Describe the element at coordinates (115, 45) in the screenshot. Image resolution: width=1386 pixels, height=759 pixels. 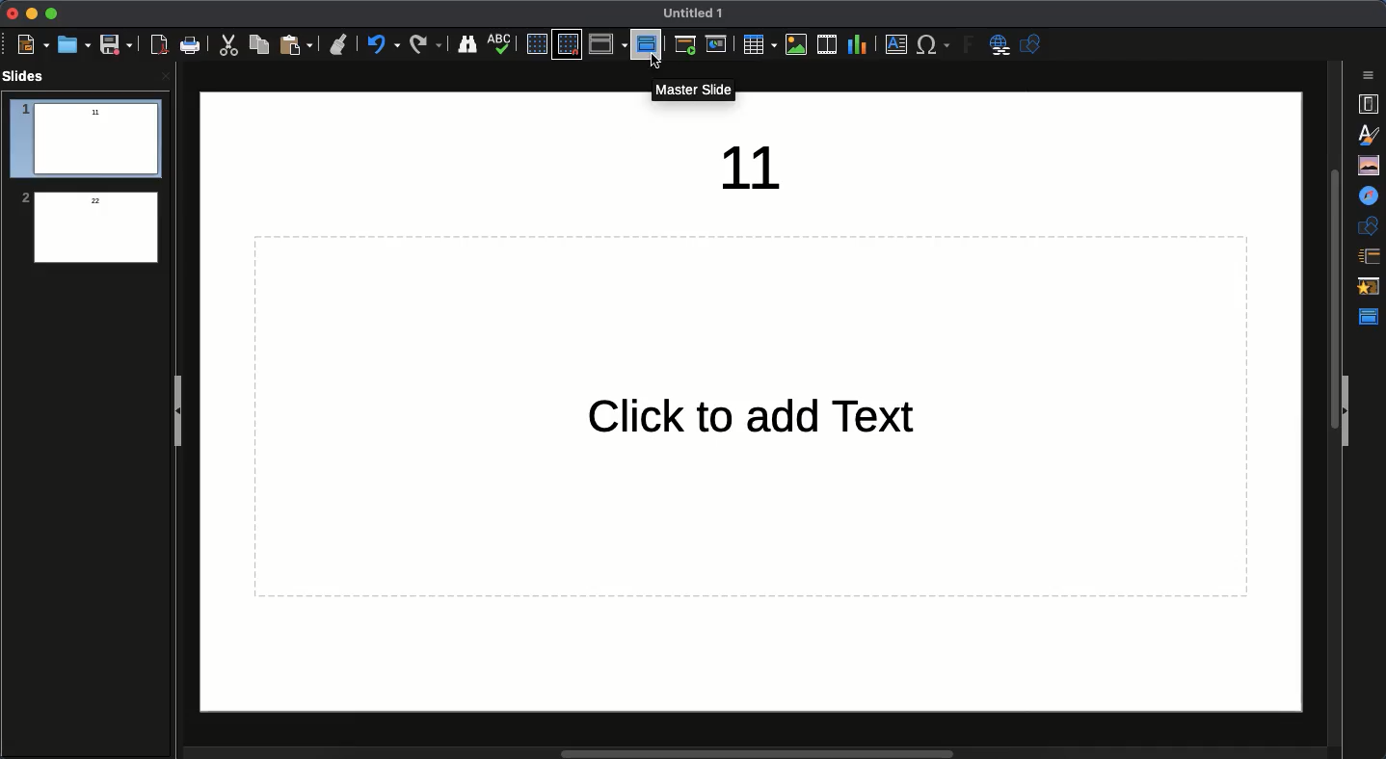
I see `Save` at that location.